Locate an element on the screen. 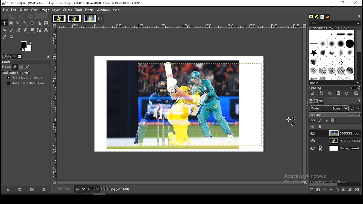 This screenshot has width=363, height=204. rectangular selection tool is located at coordinates (11, 23).